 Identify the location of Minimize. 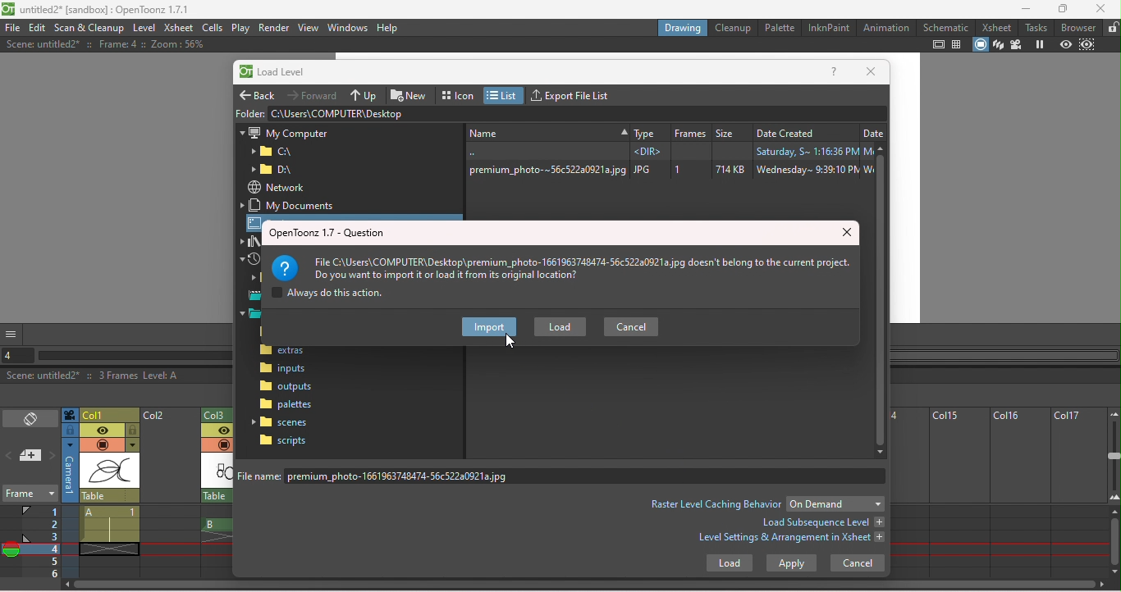
(1026, 8).